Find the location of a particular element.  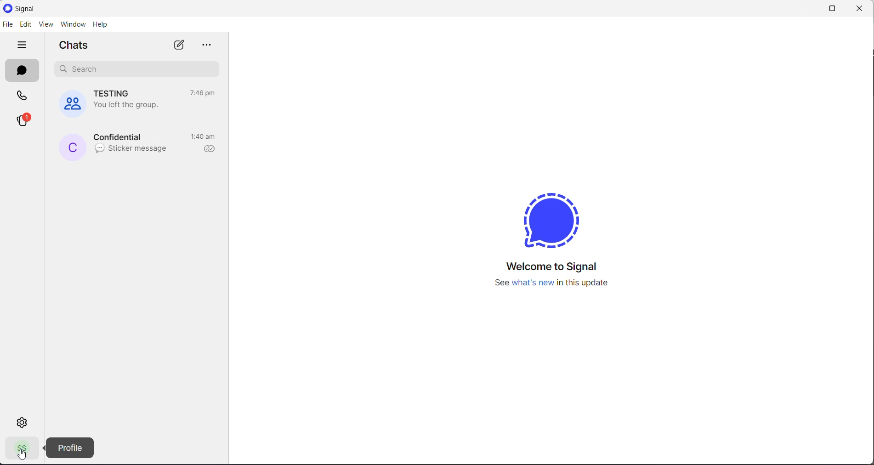

profile is located at coordinates (71, 448).